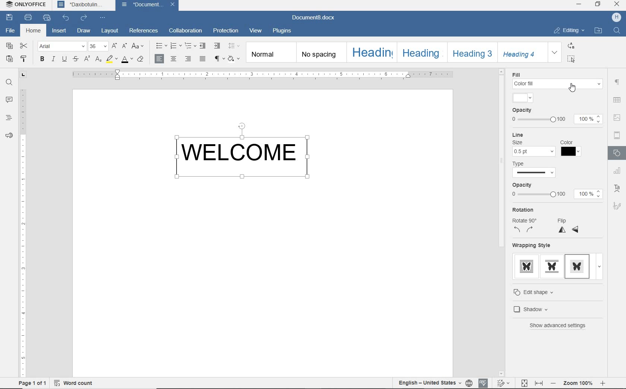 The image size is (626, 389). Describe the element at coordinates (218, 58) in the screenshot. I see `NONPRINTING CHARACTERS` at that location.